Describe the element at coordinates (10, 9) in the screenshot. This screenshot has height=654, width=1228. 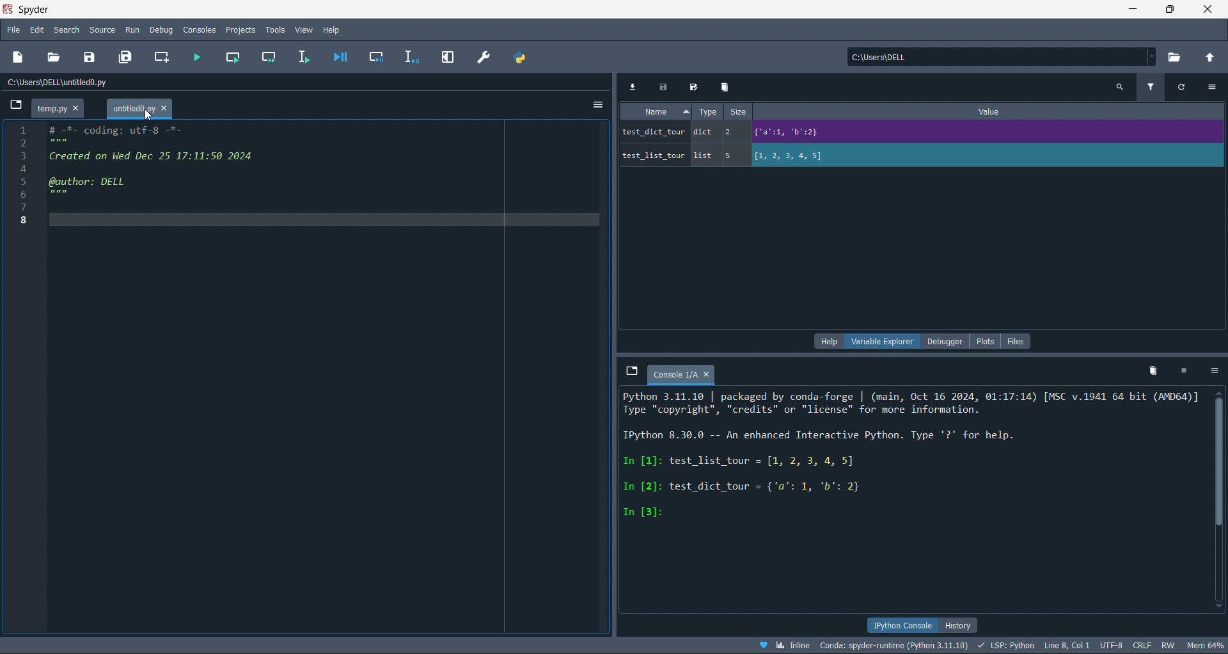
I see `spyder logo` at that location.